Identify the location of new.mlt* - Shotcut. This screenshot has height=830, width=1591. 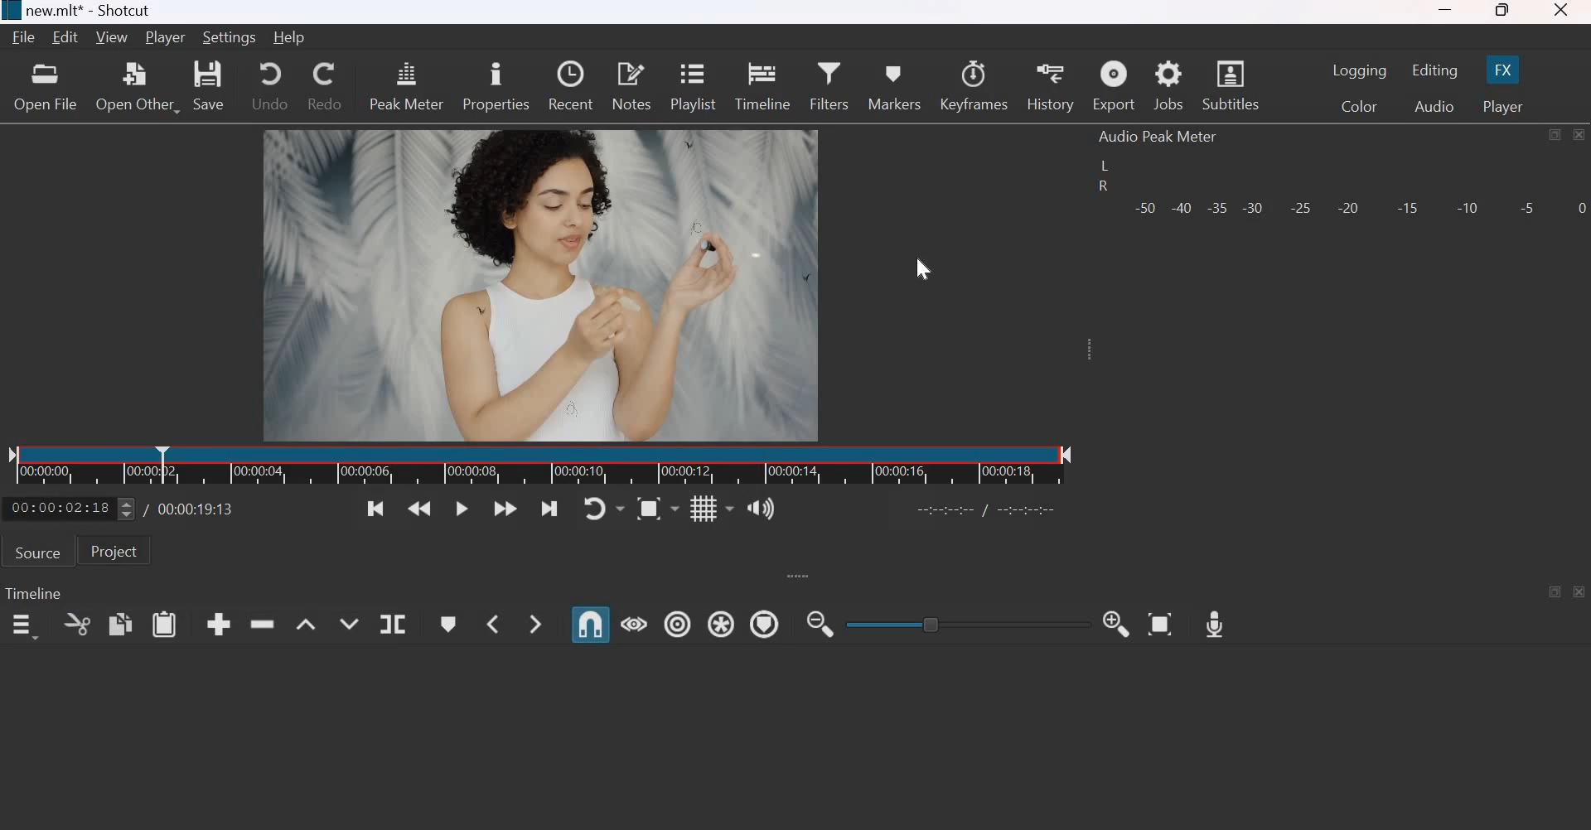
(85, 10).